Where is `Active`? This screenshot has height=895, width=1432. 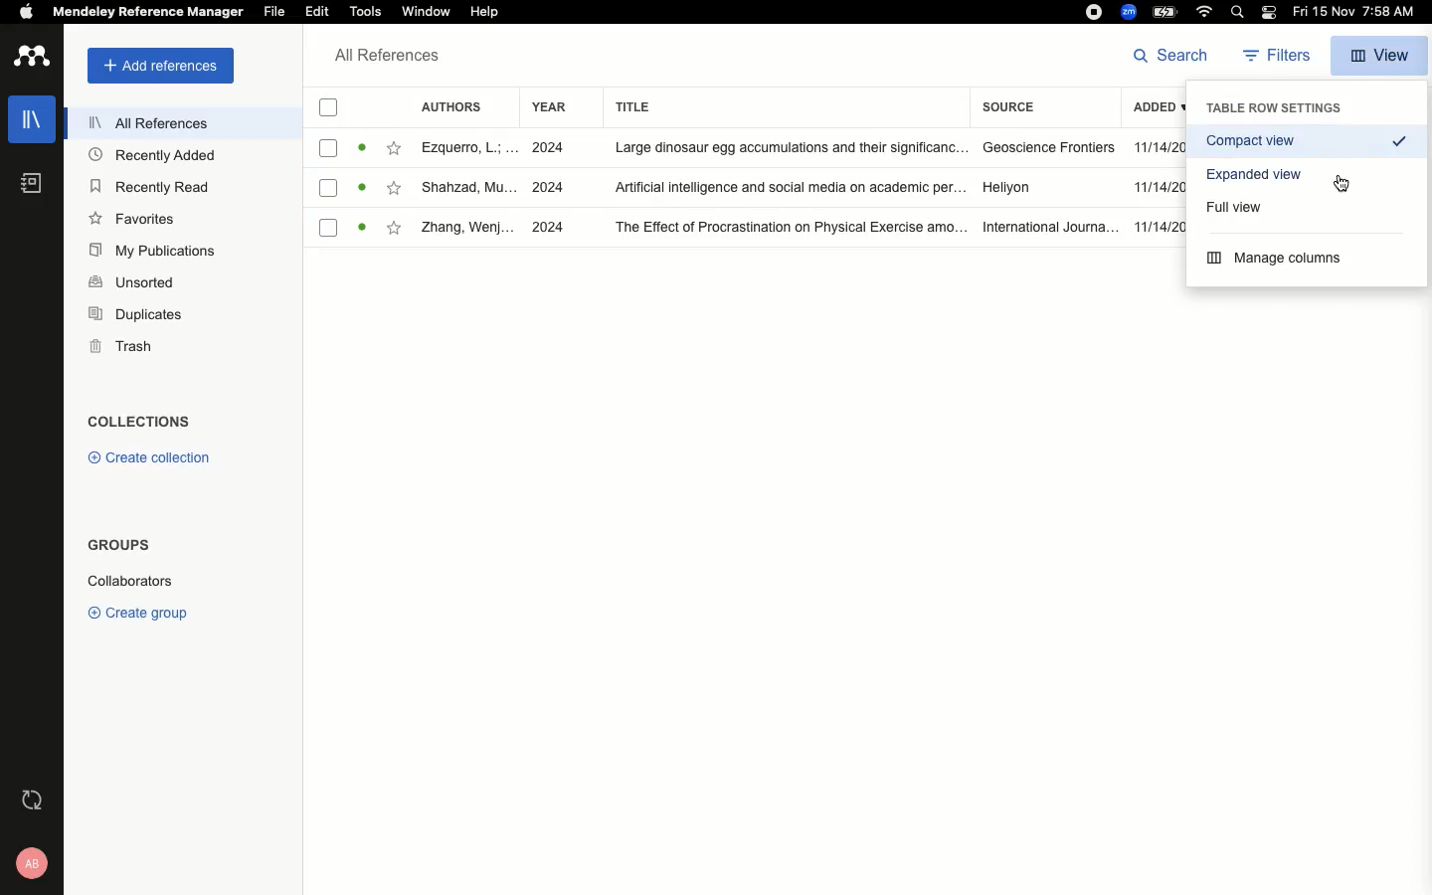
Active is located at coordinates (362, 148).